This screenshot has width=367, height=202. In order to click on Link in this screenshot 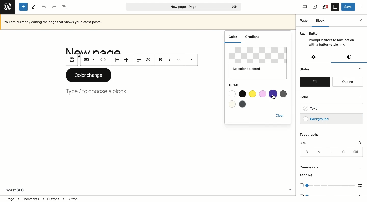, I will do `click(148, 60)`.